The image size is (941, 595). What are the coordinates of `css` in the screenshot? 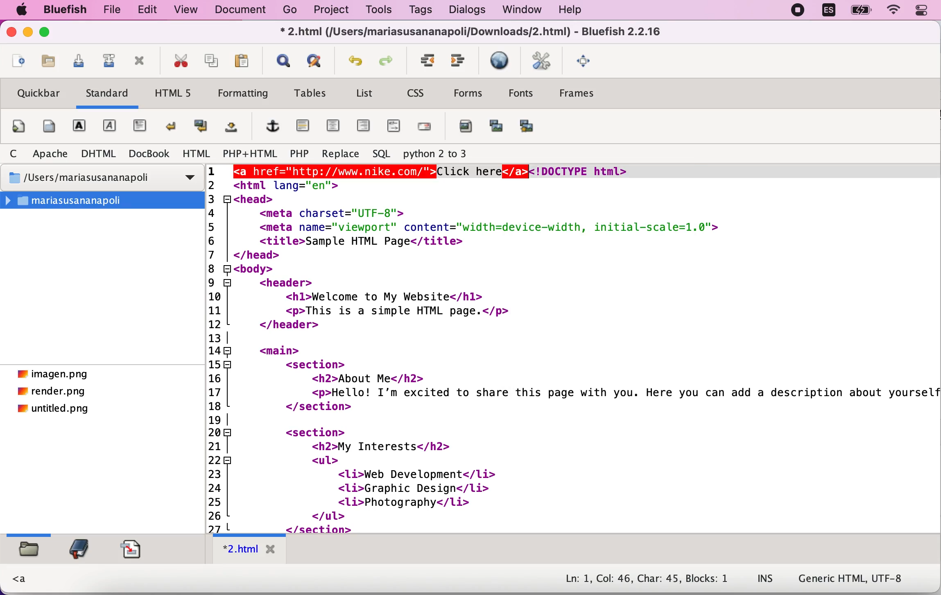 It's located at (420, 96).